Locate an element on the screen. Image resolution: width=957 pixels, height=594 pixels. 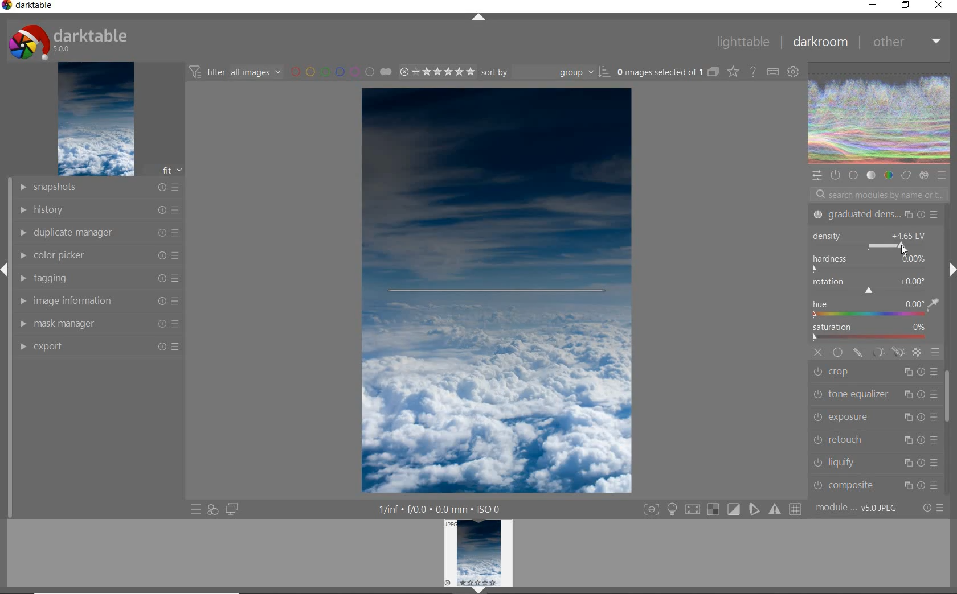
MASKING OPTIONS is located at coordinates (887, 353).